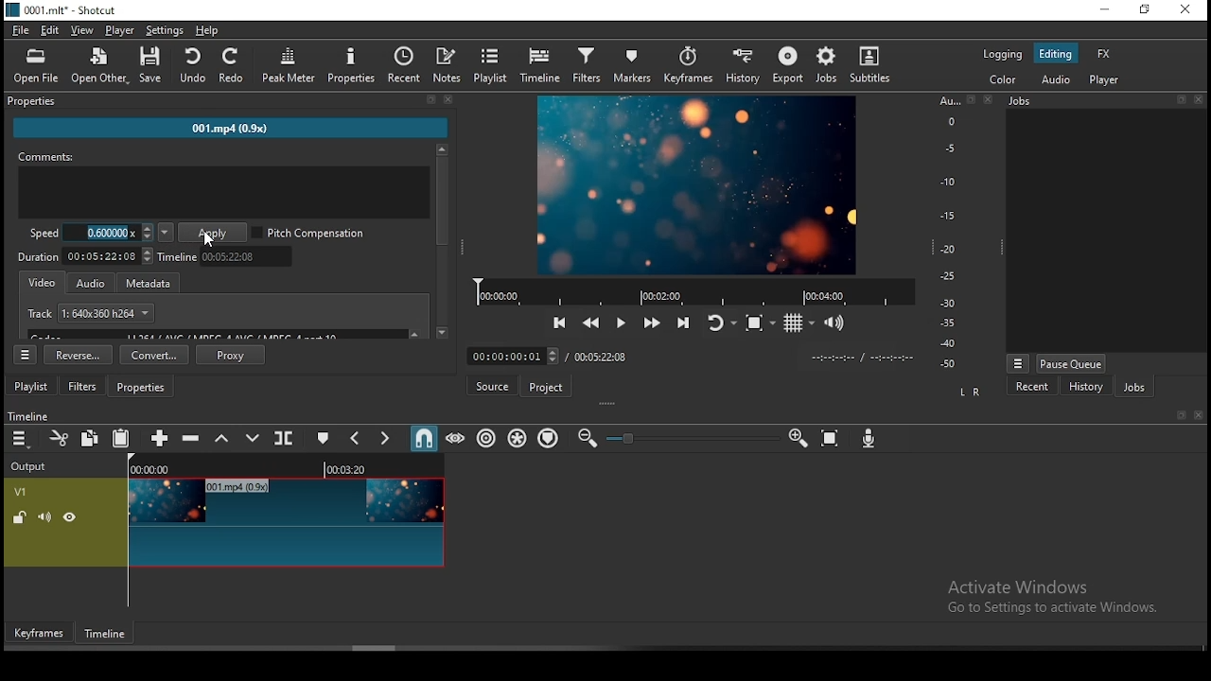 The image size is (1211, 681). I want to click on file, so click(22, 30).